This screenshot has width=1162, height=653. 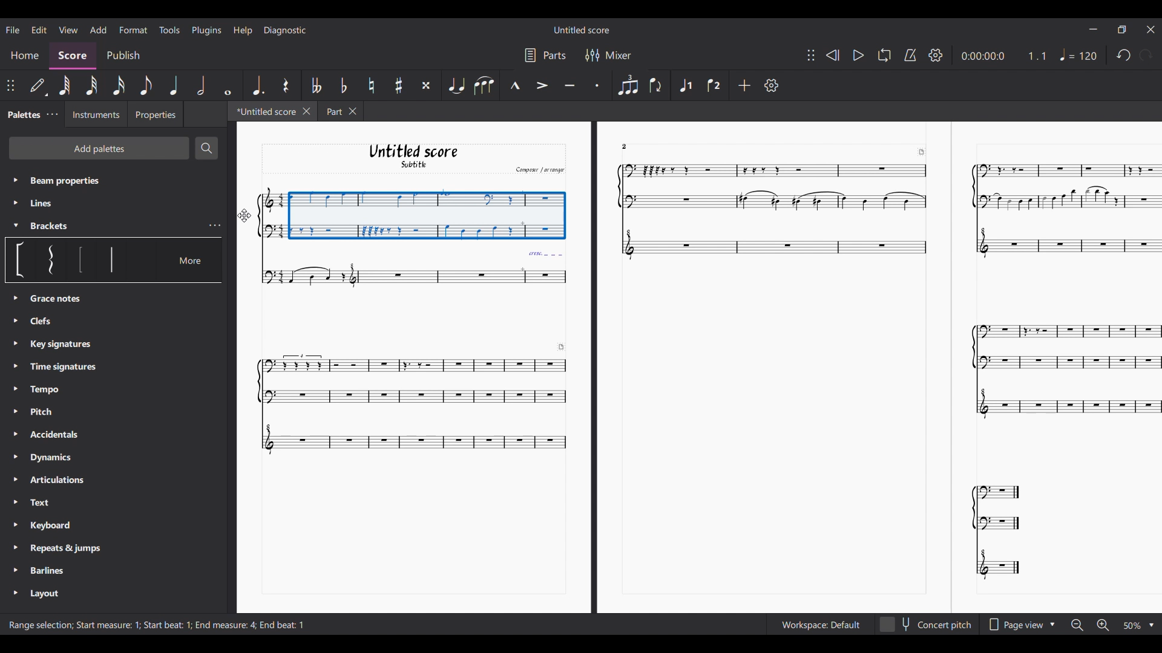 What do you see at coordinates (10, 86) in the screenshot?
I see `Change position` at bounding box center [10, 86].